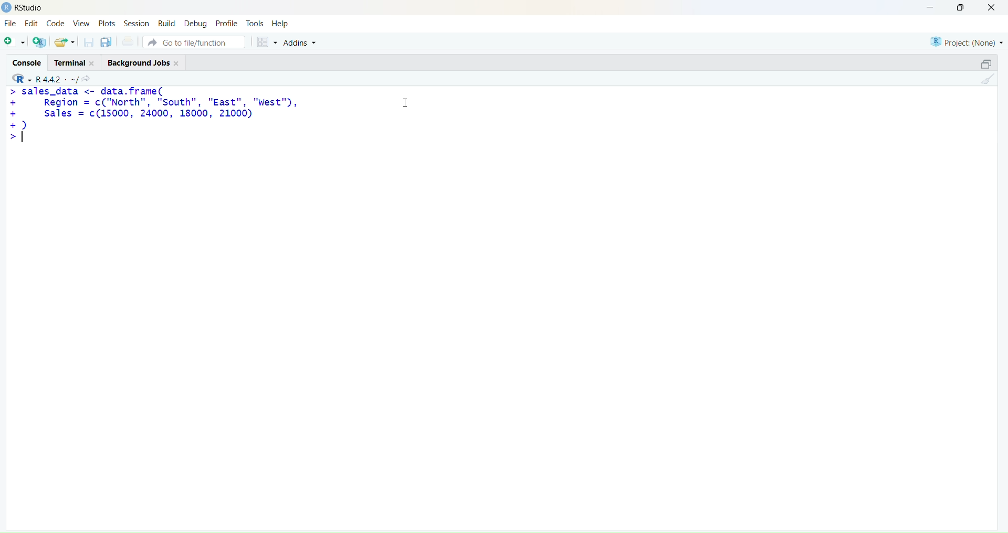  Describe the element at coordinates (64, 42) in the screenshot. I see `save and export` at that location.